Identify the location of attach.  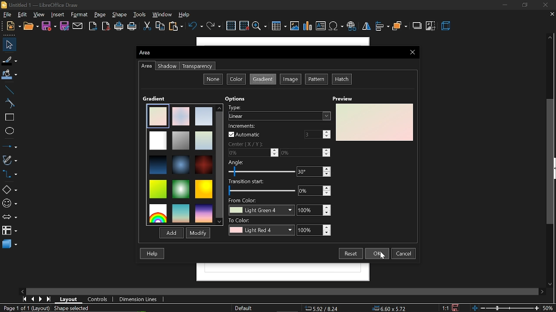
(79, 26).